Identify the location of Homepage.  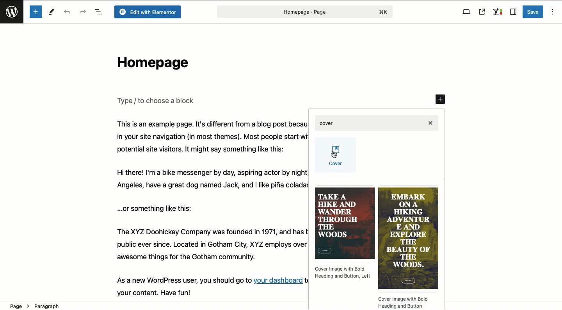
(151, 64).